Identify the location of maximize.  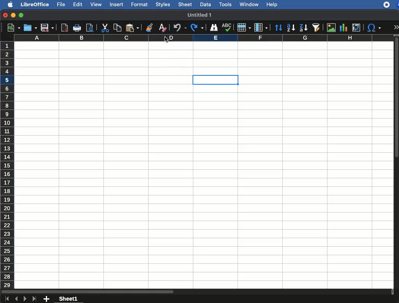
(22, 16).